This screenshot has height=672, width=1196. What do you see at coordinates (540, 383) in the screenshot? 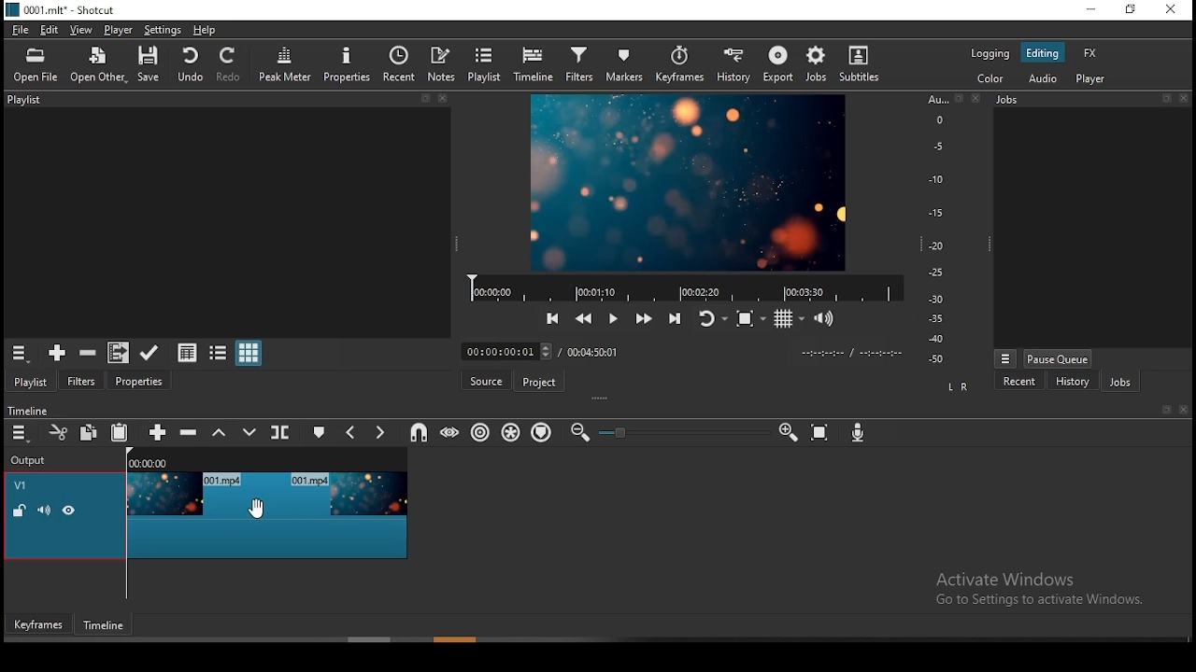
I see `project` at bounding box center [540, 383].